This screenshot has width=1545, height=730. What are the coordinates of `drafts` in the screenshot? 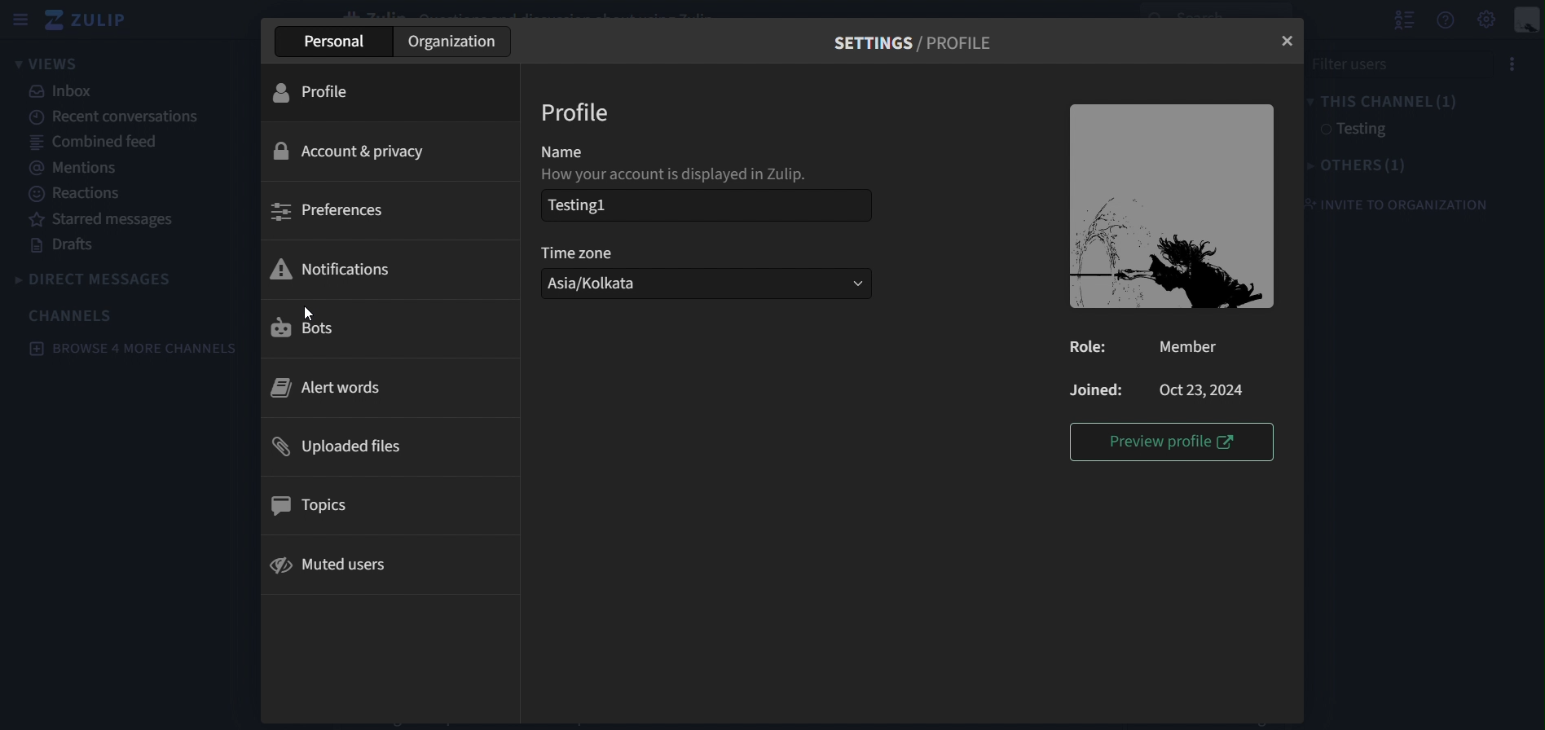 It's located at (68, 246).